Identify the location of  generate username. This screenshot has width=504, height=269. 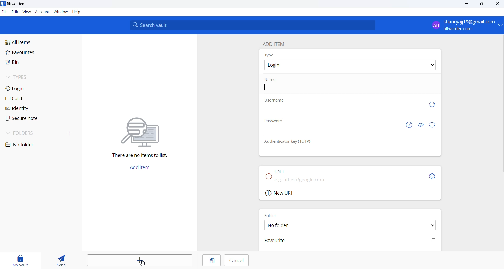
(432, 104).